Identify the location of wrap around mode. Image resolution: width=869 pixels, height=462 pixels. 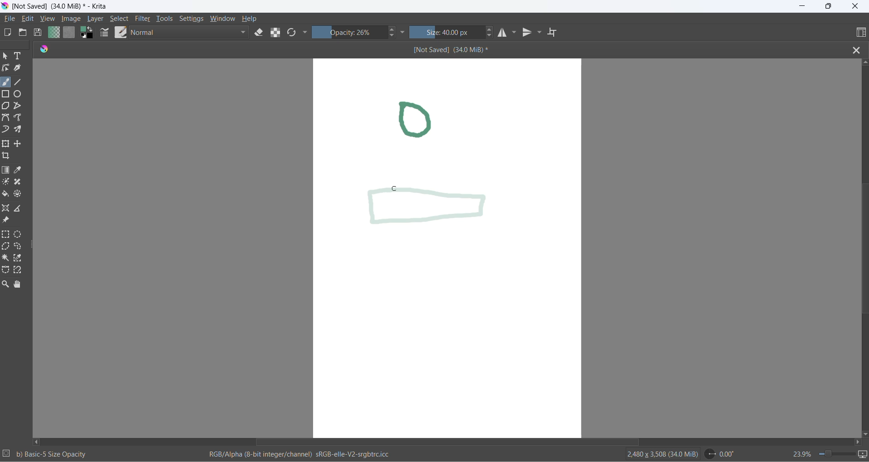
(556, 32).